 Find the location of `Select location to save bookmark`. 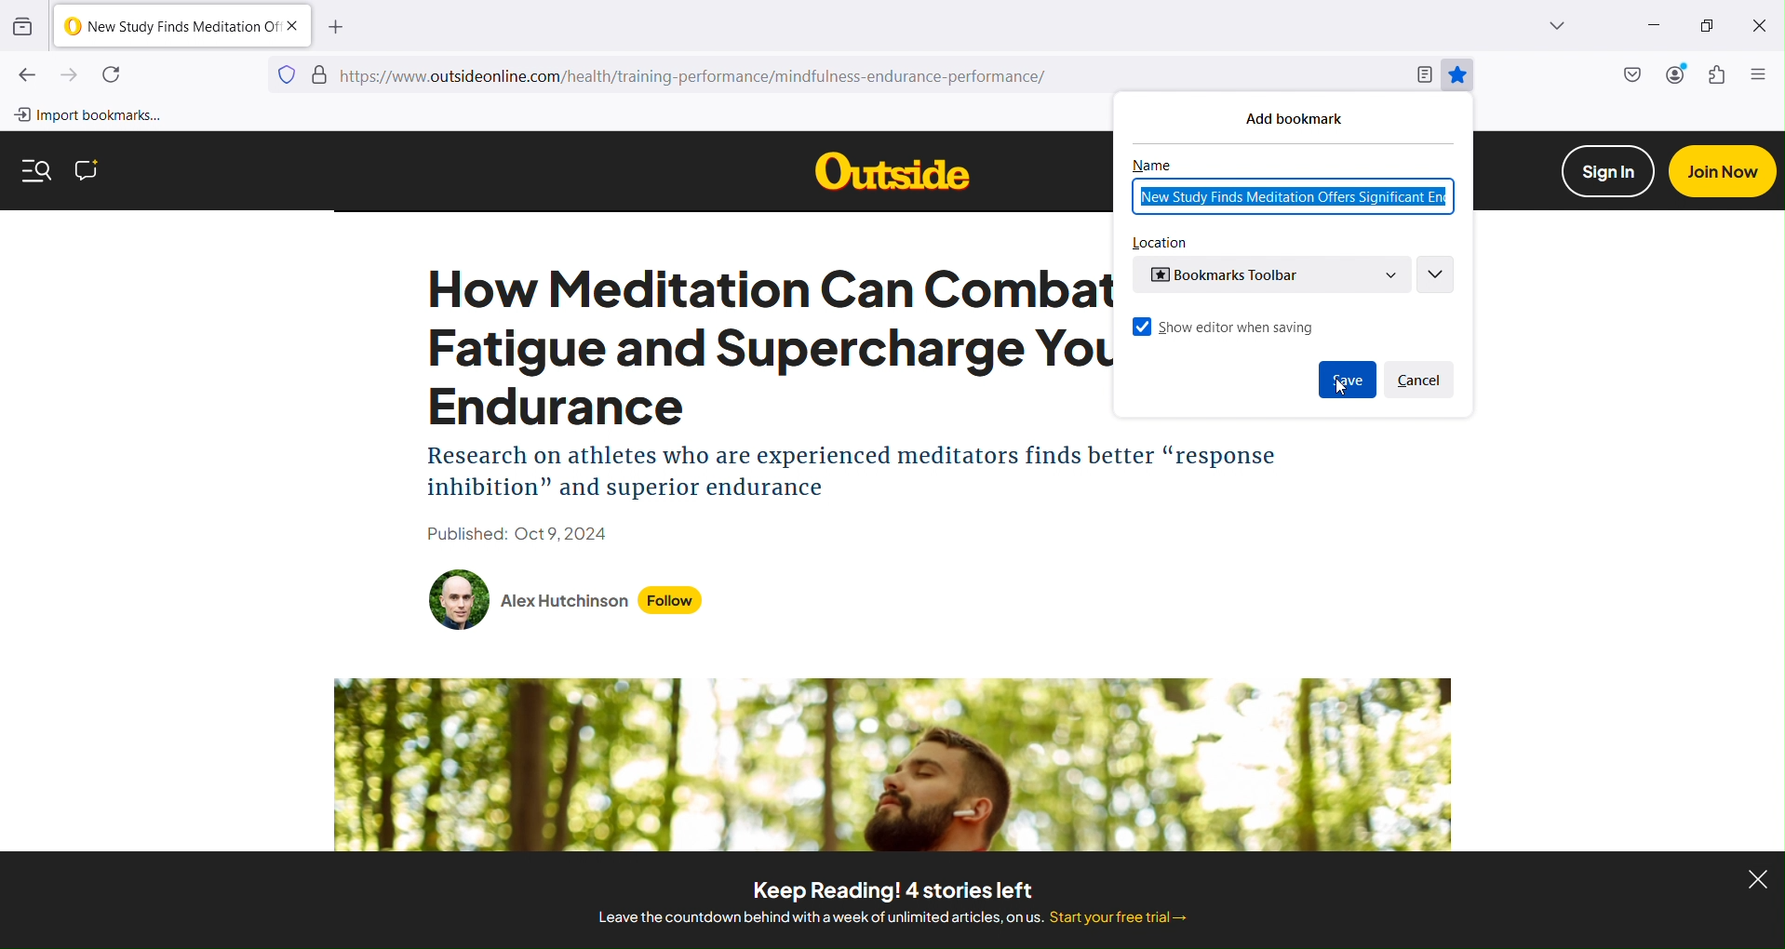

Select location to save bookmark is located at coordinates (1270, 274).